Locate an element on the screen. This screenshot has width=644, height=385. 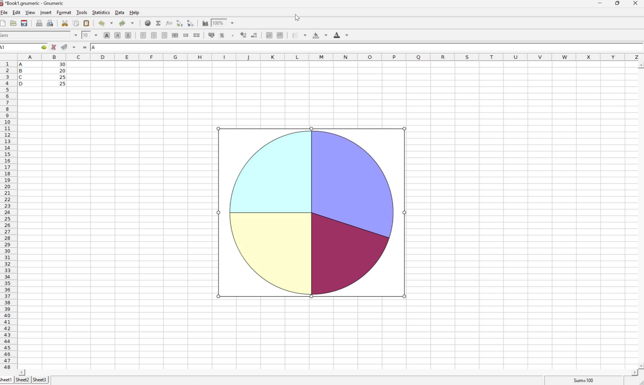
Create a new workbook is located at coordinates (4, 23).